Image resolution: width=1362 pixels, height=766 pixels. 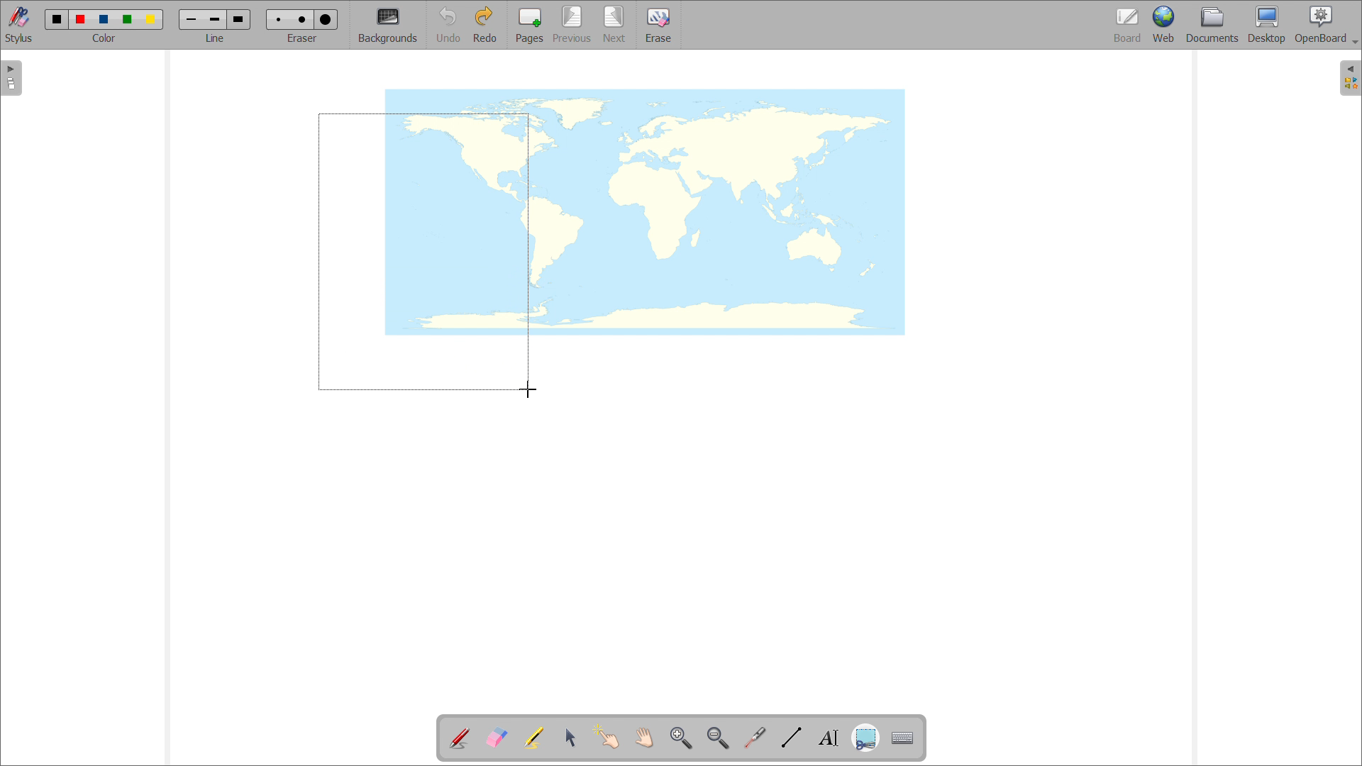 I want to click on medium, so click(x=214, y=20).